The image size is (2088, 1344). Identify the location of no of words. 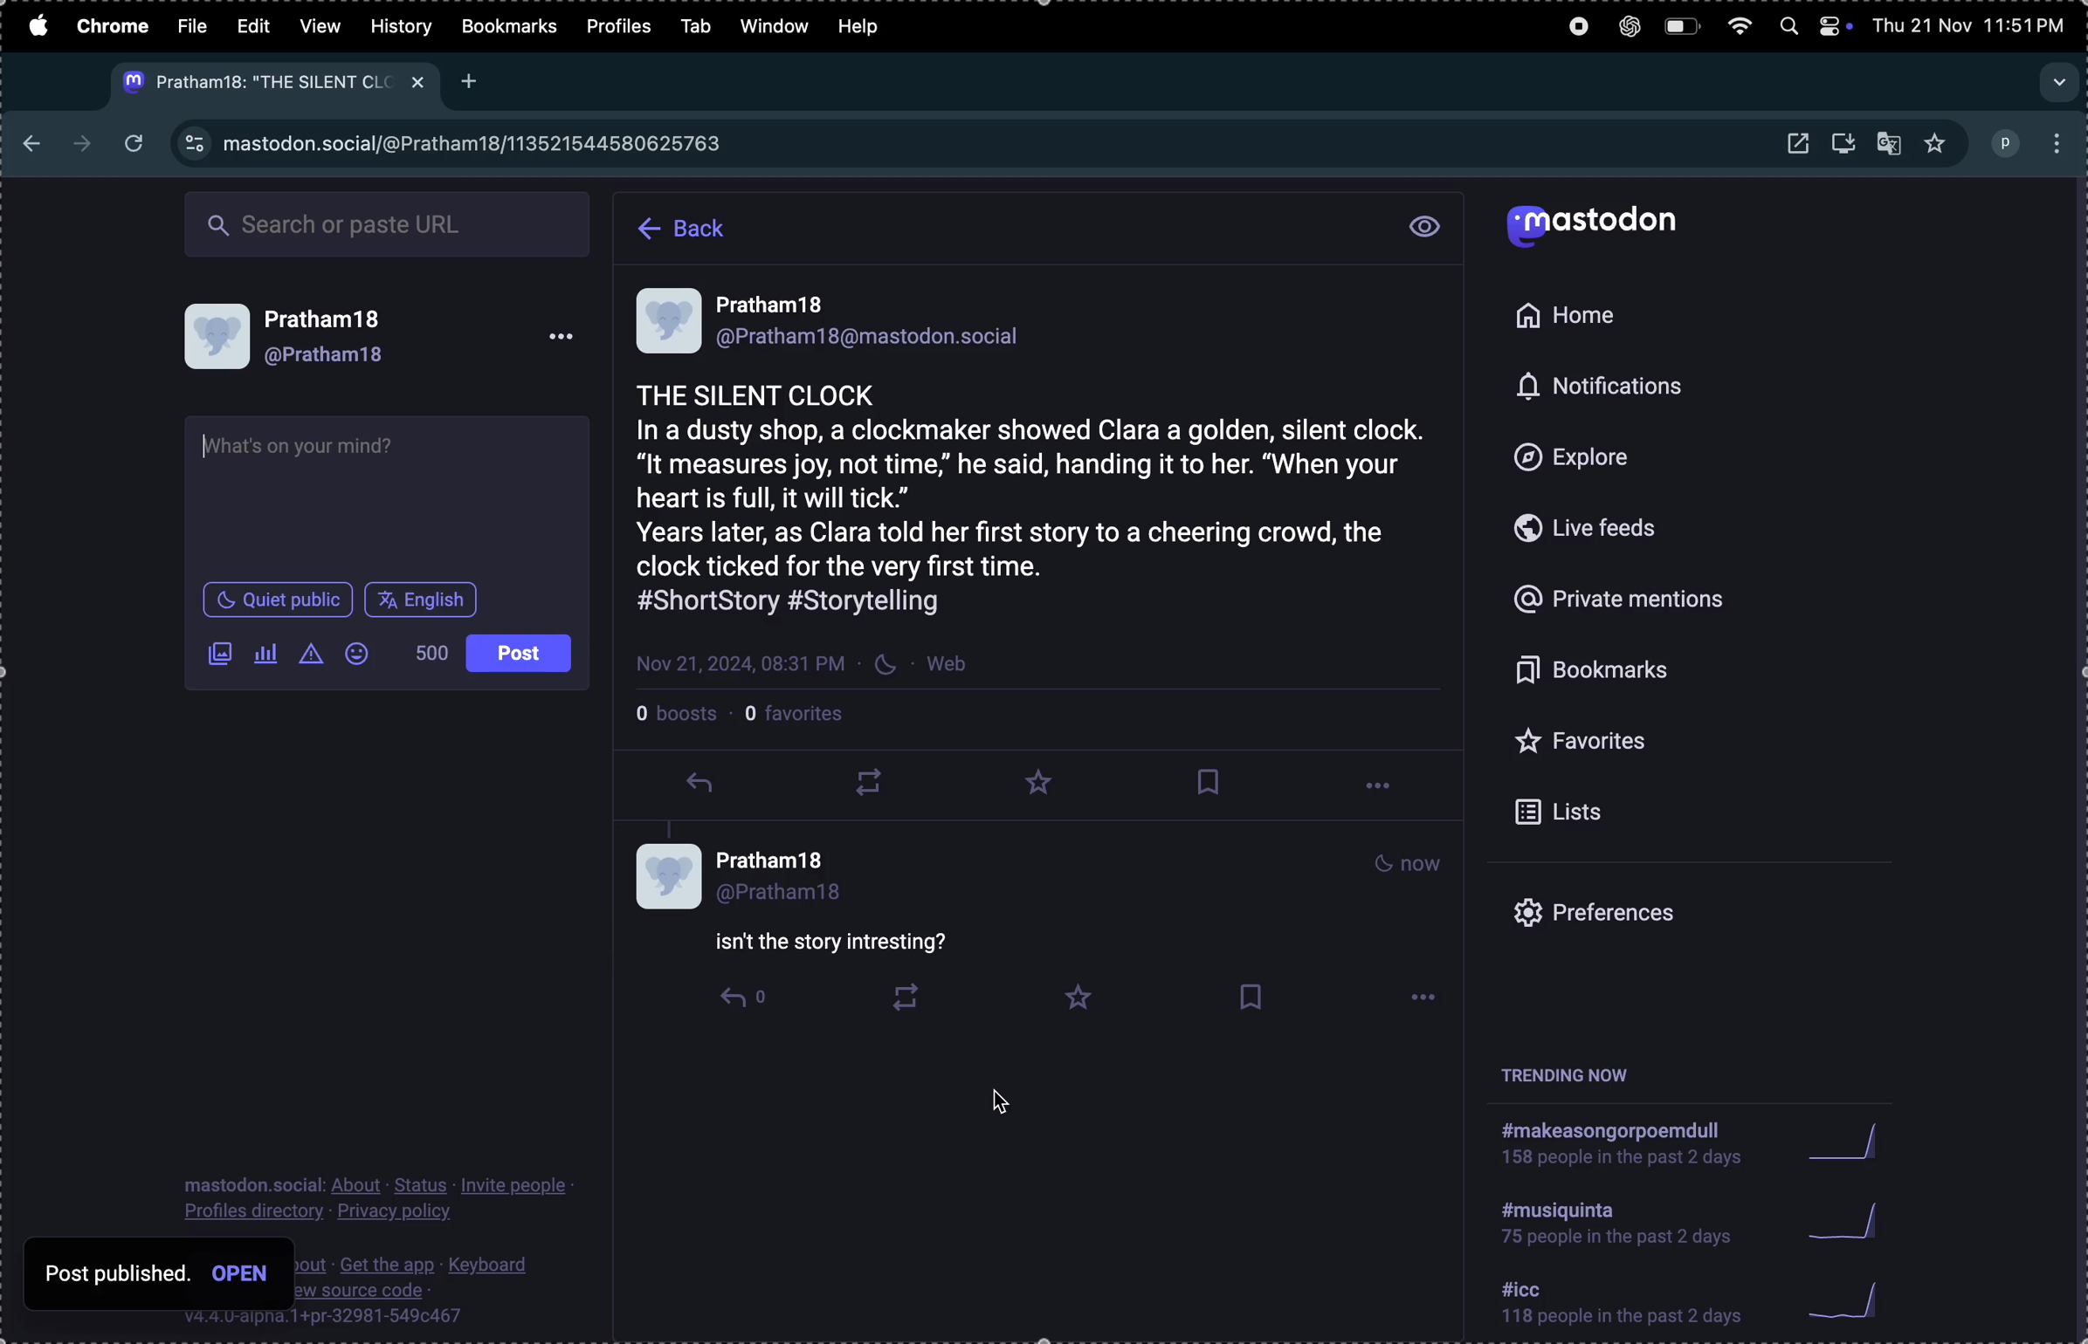
(424, 652).